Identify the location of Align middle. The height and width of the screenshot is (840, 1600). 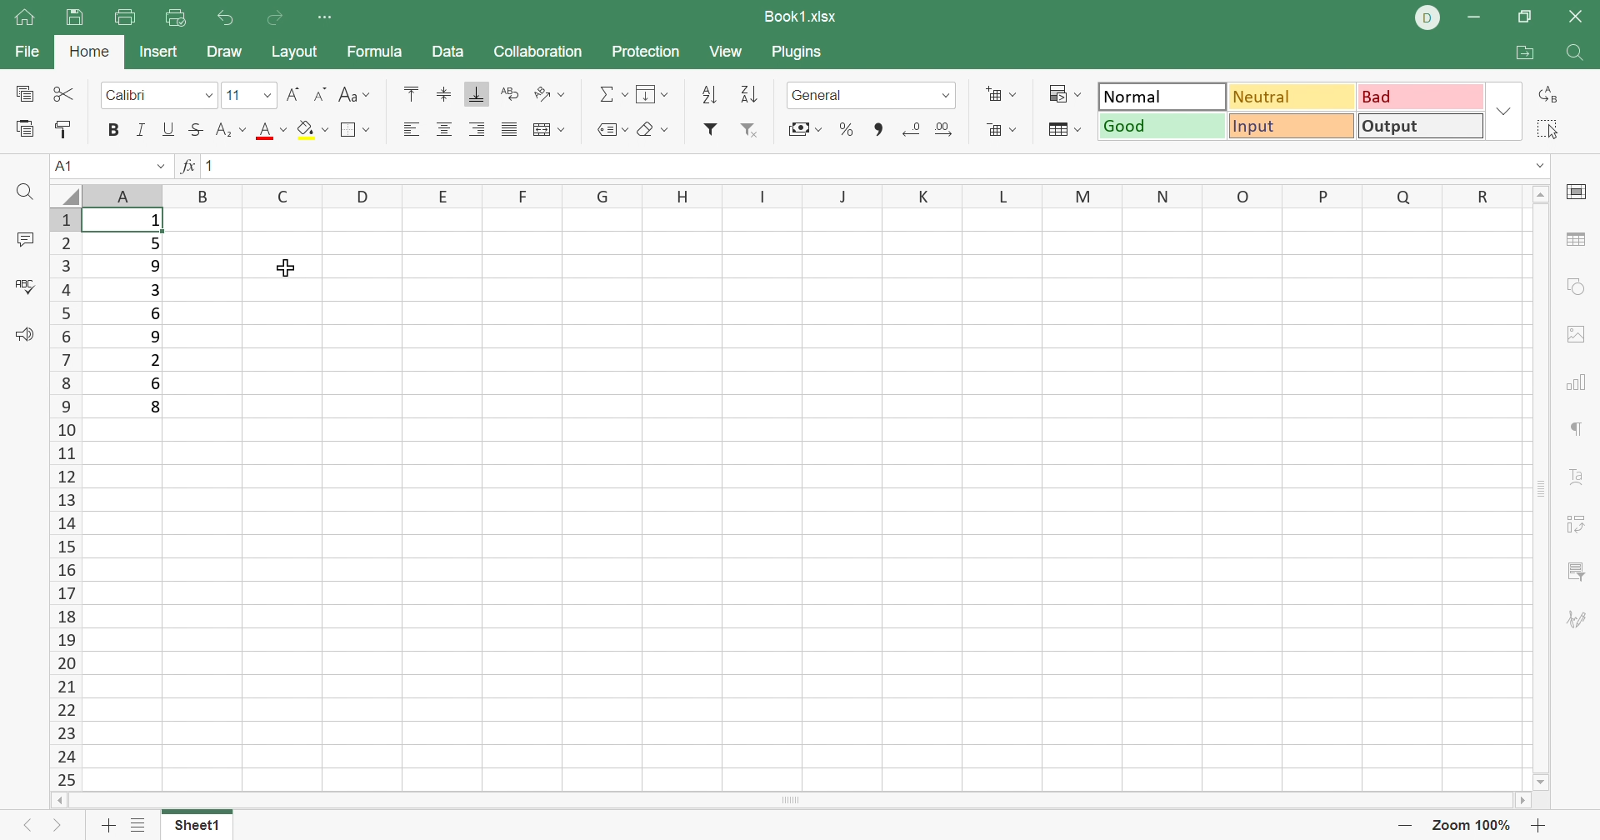
(443, 92).